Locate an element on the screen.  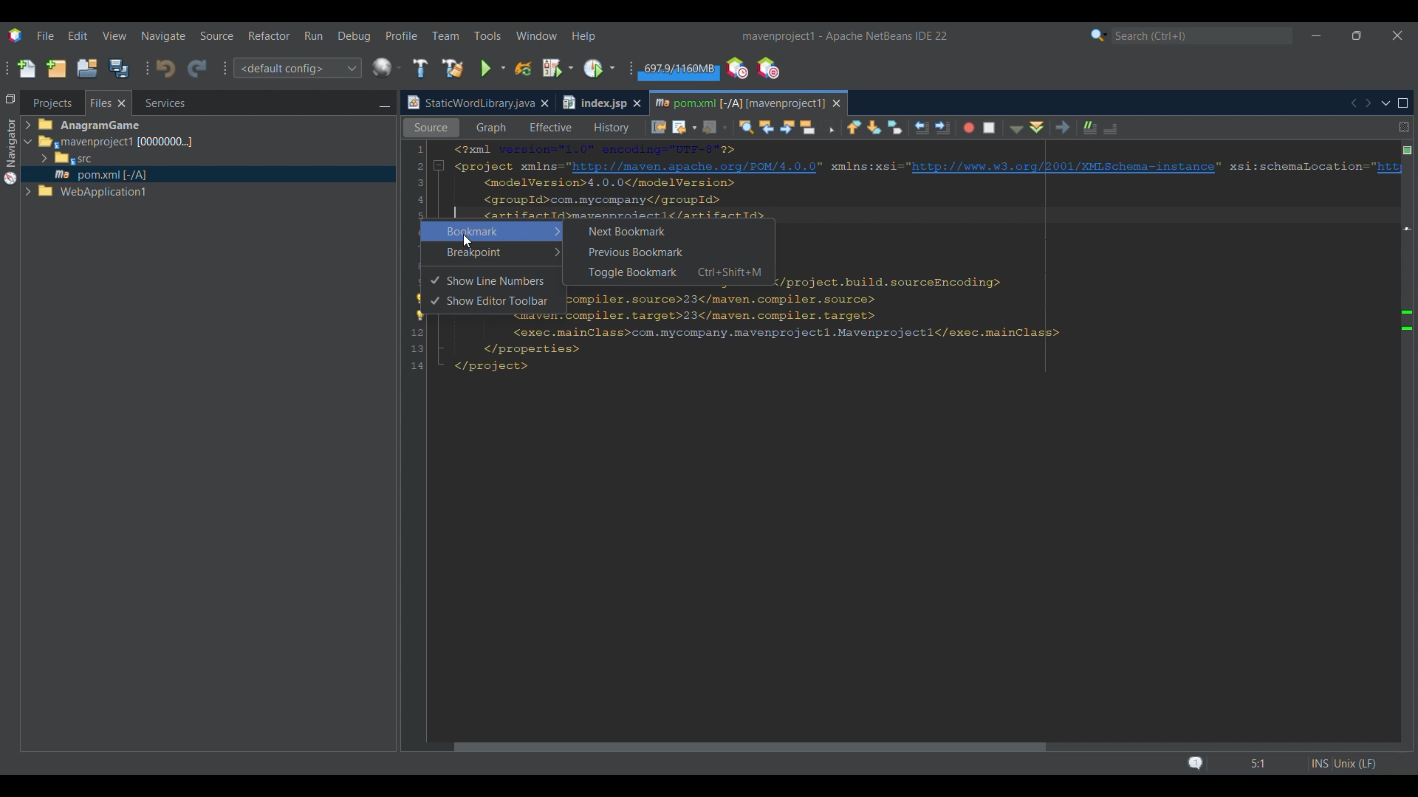
Convert to release option for strict compatibility checks is located at coordinates (420, 308).